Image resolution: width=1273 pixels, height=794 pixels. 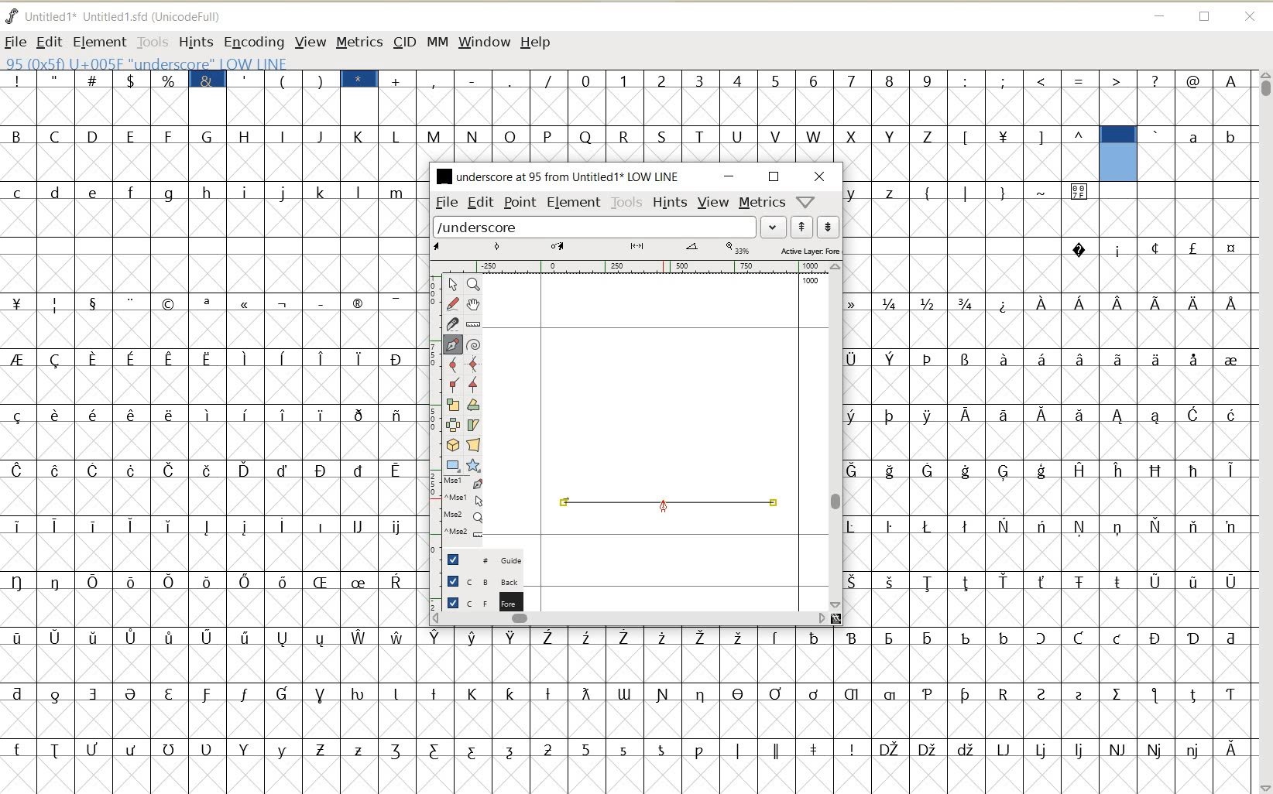 I want to click on FILE, so click(x=445, y=203).